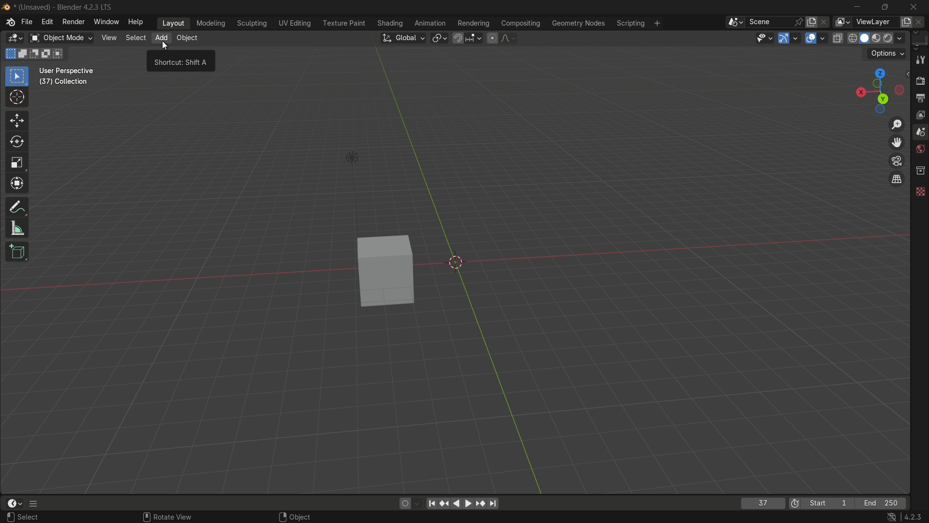 Image resolution: width=929 pixels, height=523 pixels. Describe the element at coordinates (660, 24) in the screenshot. I see `add workplace` at that location.